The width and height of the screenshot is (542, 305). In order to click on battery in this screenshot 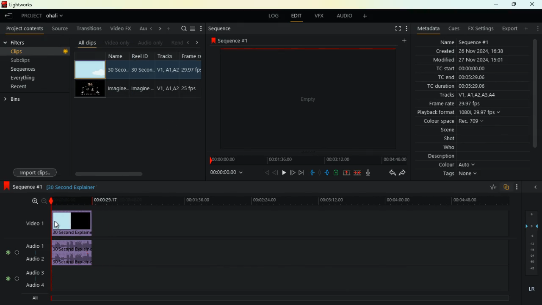, I will do `click(335, 173)`.